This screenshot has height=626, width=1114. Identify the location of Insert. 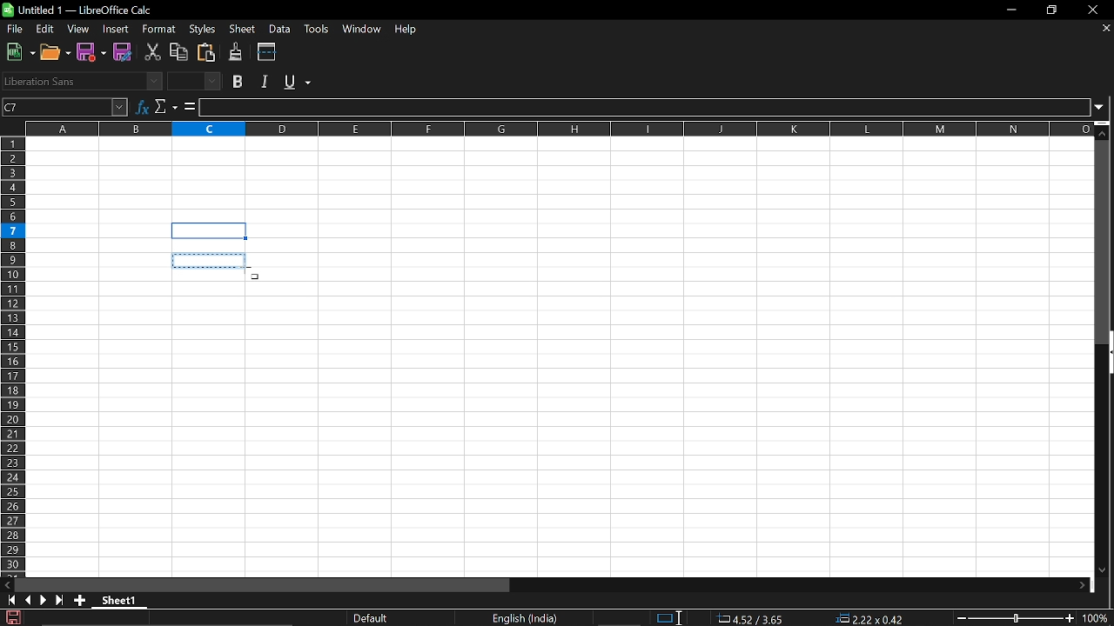
(113, 30).